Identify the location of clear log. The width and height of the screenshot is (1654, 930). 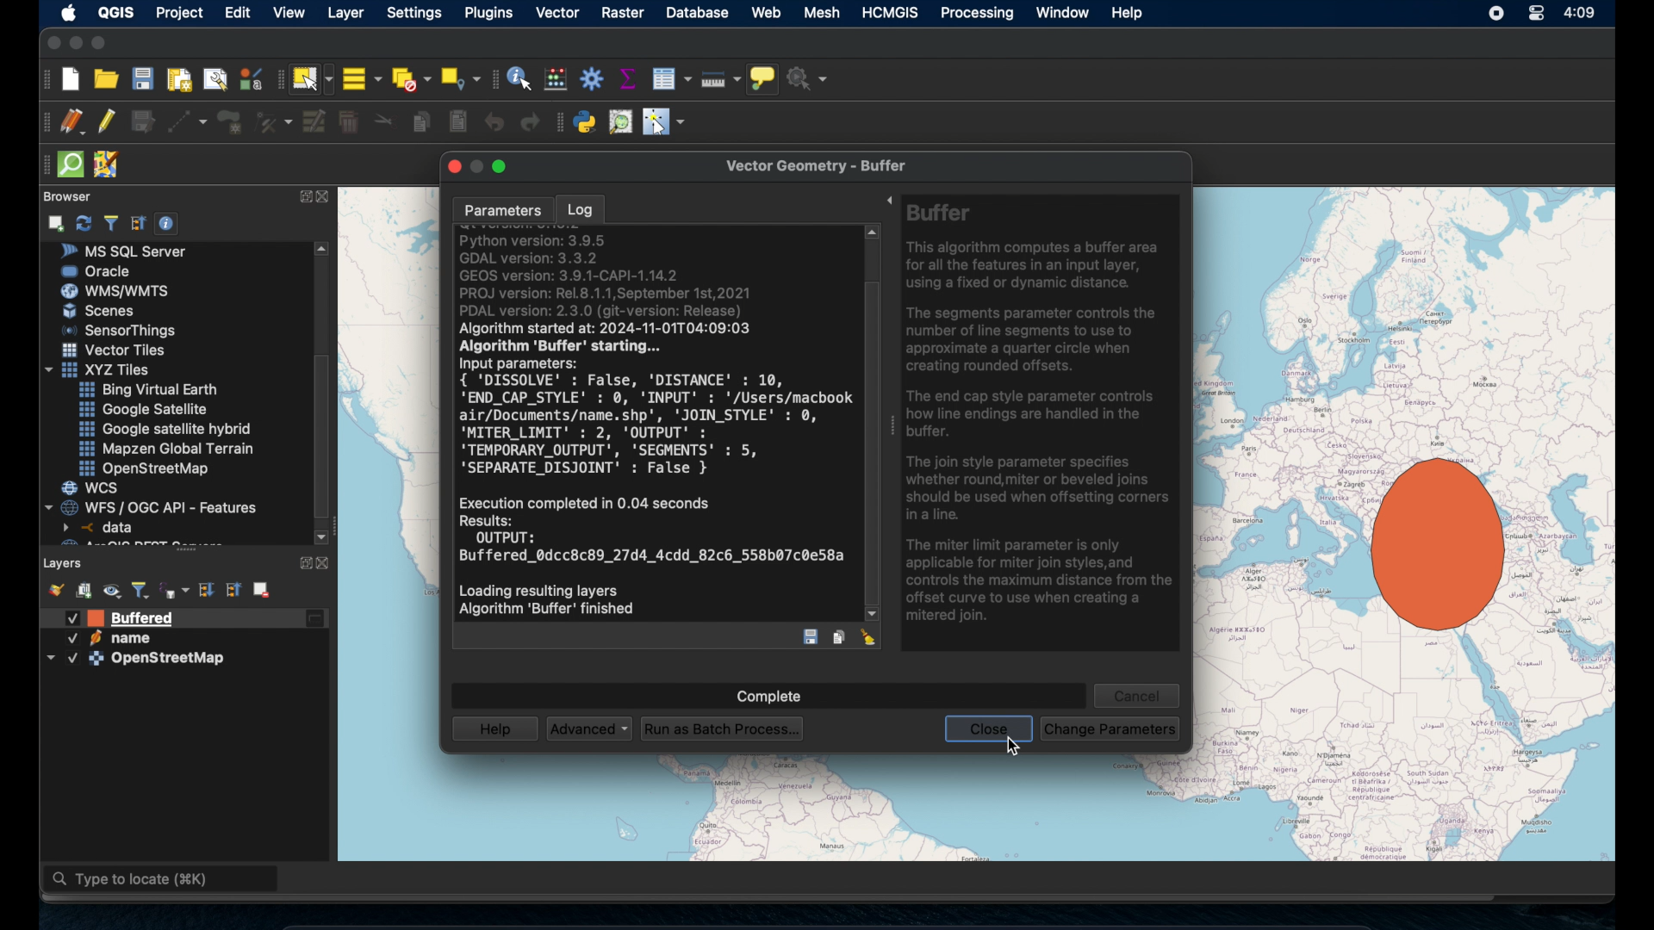
(871, 637).